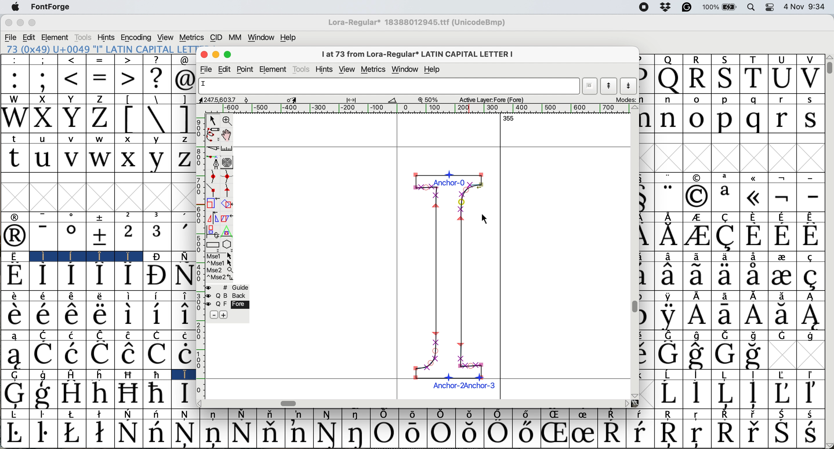  Describe the element at coordinates (753, 99) in the screenshot. I see `q` at that location.